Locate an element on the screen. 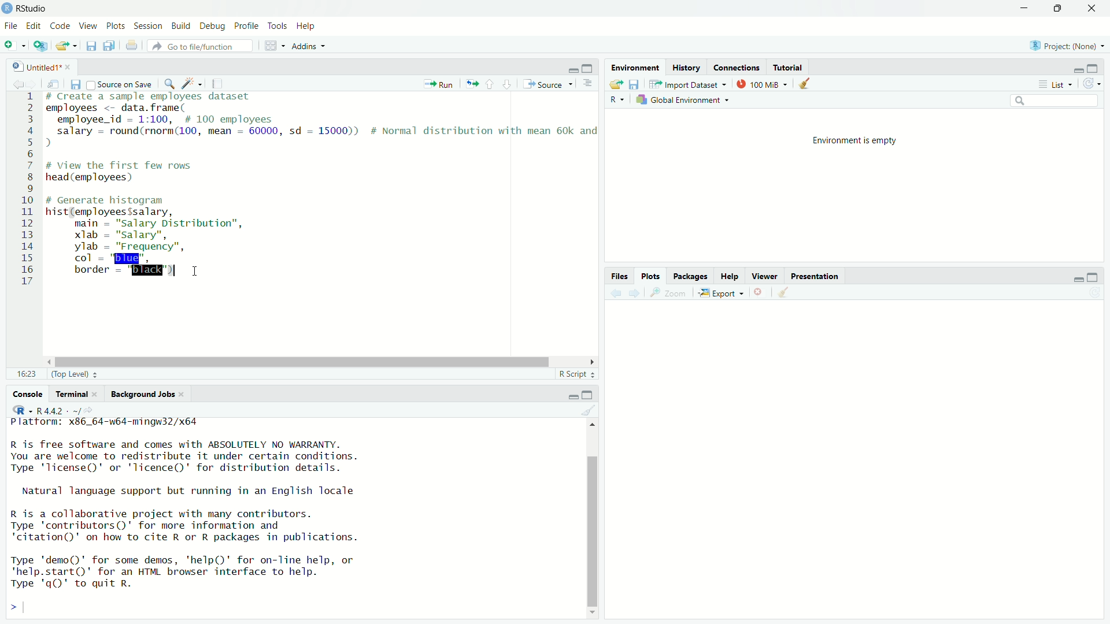 The height and width of the screenshot is (624, 1110). Help is located at coordinates (731, 276).